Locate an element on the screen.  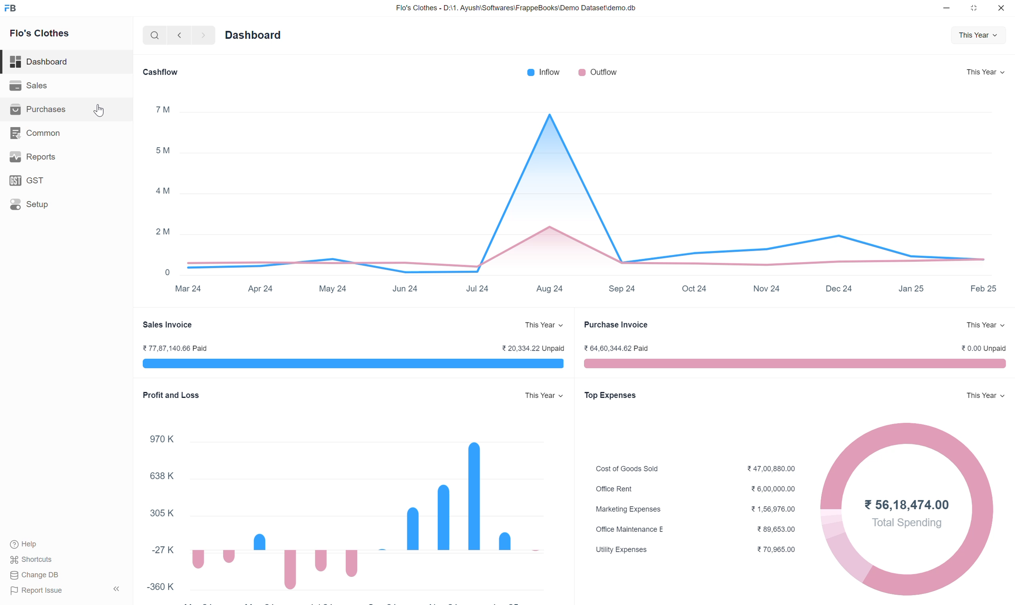
Feb 25 is located at coordinates (984, 288).